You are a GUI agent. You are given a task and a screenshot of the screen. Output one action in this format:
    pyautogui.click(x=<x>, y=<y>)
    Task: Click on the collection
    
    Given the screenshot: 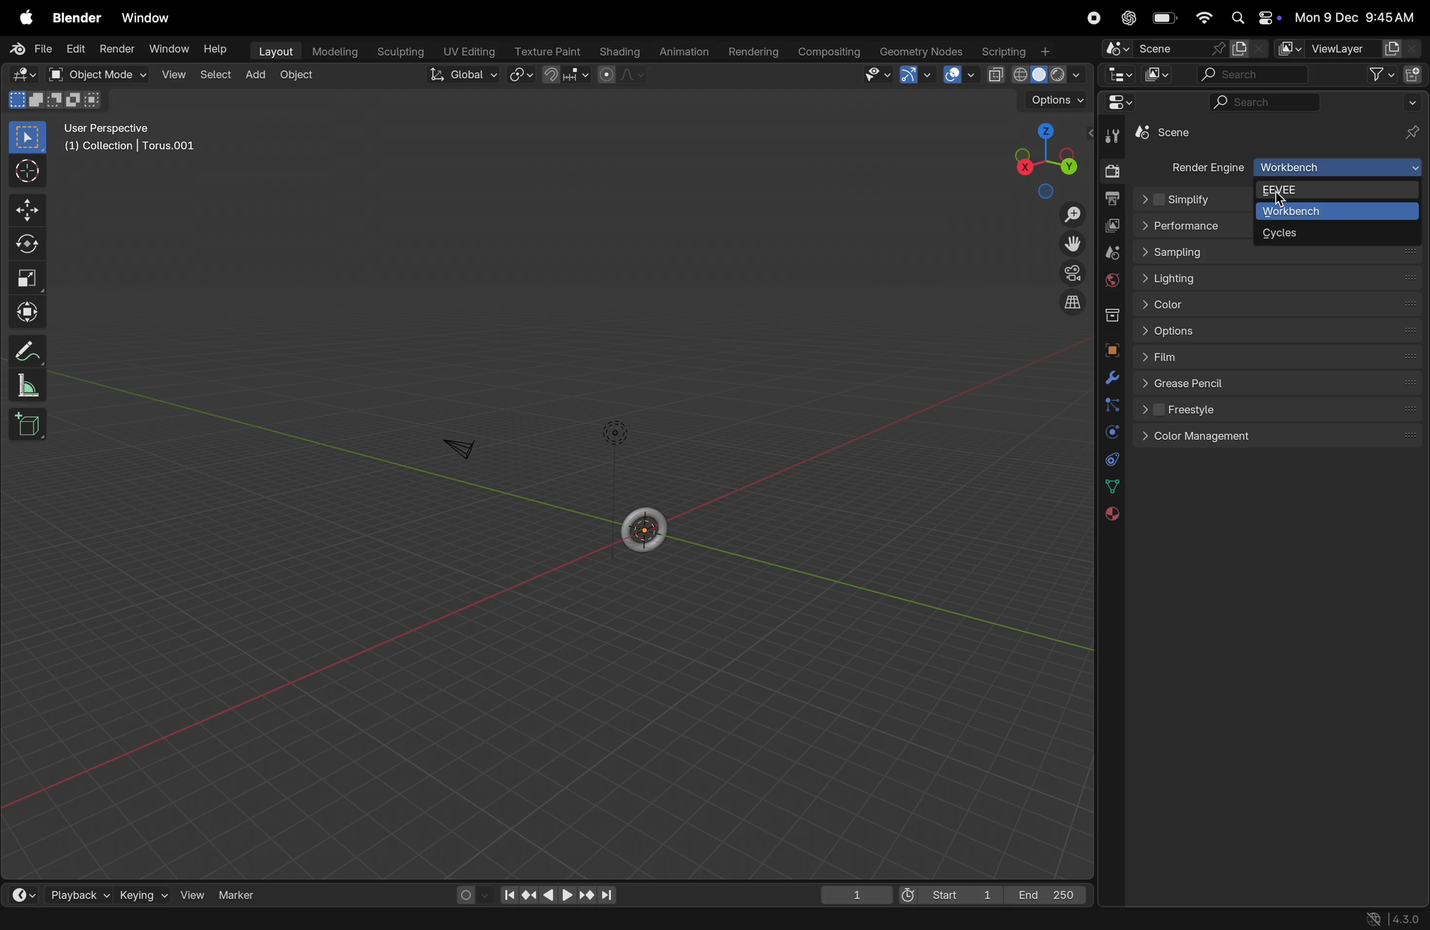 What is the action you would take?
    pyautogui.click(x=1109, y=316)
    